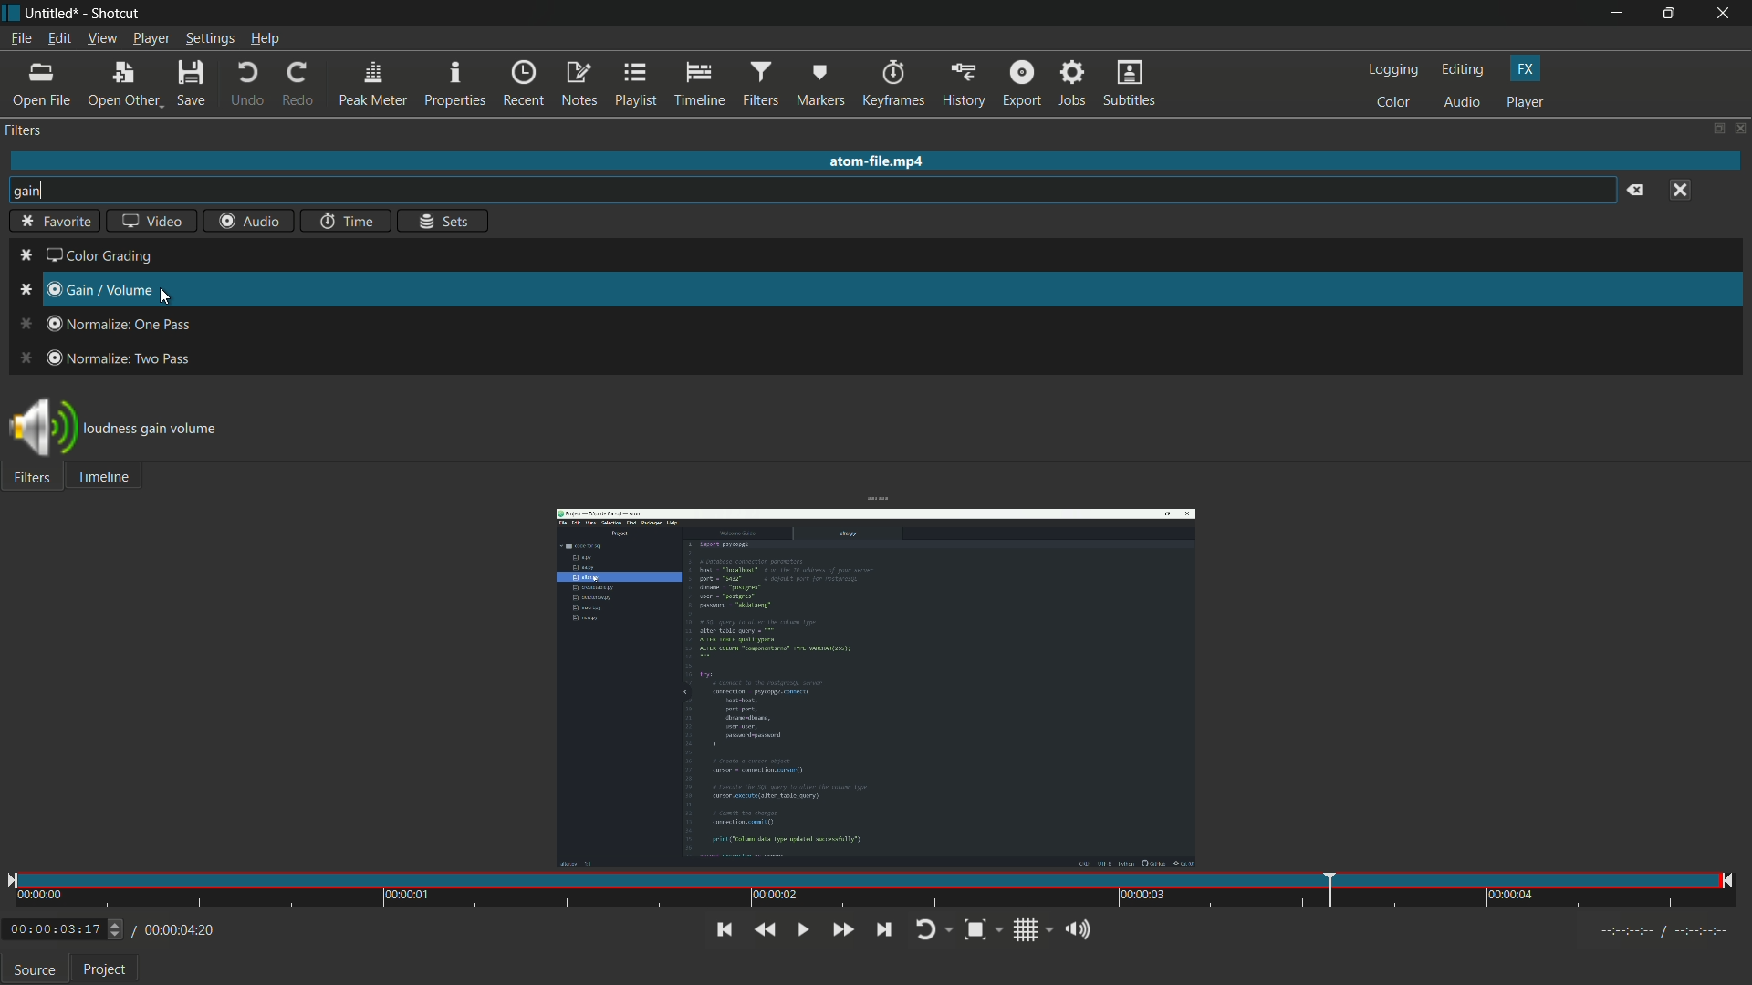 The width and height of the screenshot is (1752, 985). I want to click on skip to next point, so click(883, 930).